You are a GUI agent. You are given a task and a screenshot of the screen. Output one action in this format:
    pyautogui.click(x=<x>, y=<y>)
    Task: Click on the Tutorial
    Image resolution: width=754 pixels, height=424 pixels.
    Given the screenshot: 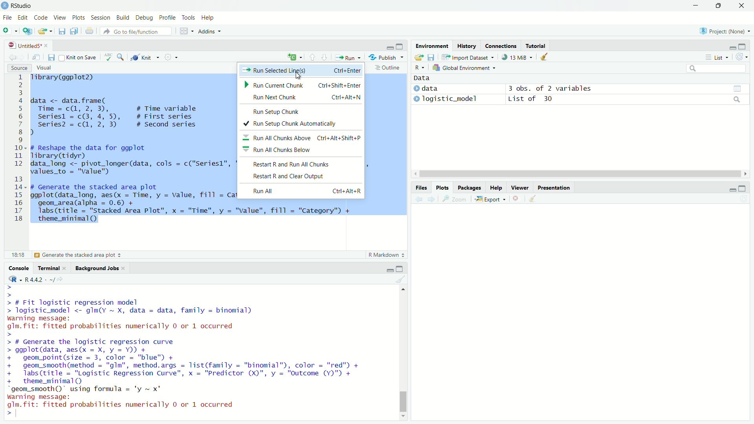 What is the action you would take?
    pyautogui.click(x=538, y=46)
    